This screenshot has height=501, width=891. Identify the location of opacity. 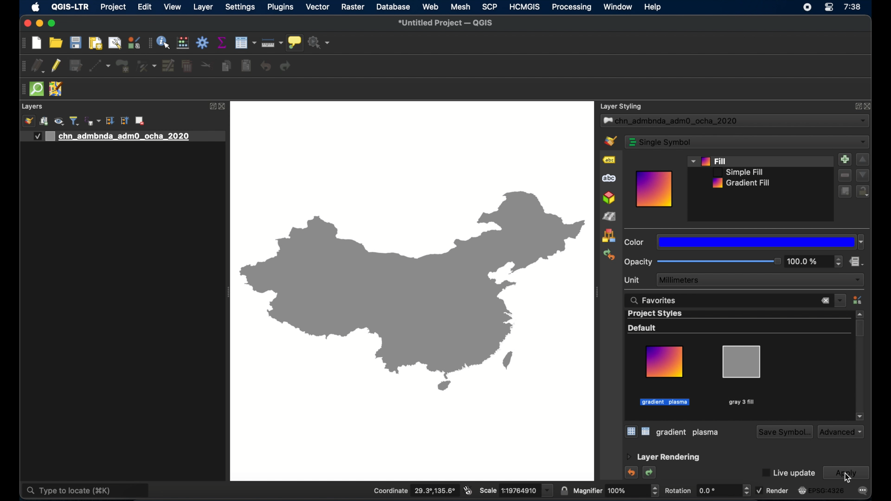
(638, 262).